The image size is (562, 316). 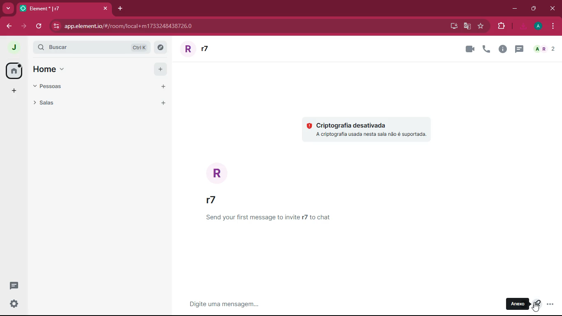 What do you see at coordinates (7, 27) in the screenshot?
I see `back` at bounding box center [7, 27].